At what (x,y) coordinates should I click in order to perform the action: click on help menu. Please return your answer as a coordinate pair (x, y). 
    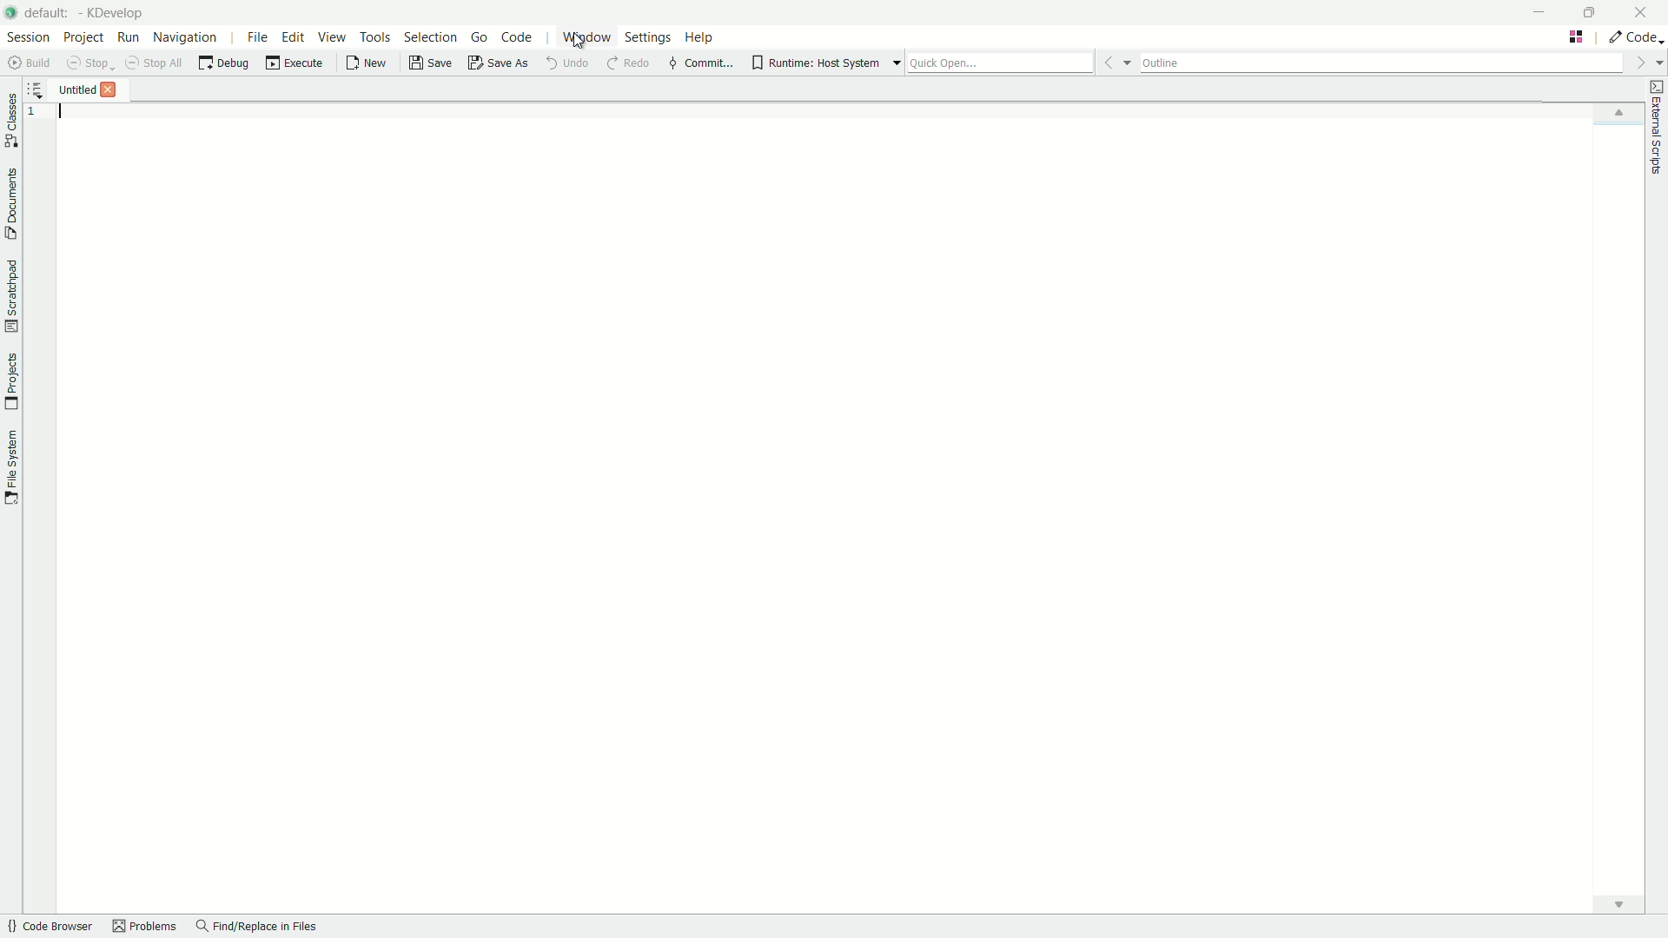
    Looking at the image, I should click on (699, 38).